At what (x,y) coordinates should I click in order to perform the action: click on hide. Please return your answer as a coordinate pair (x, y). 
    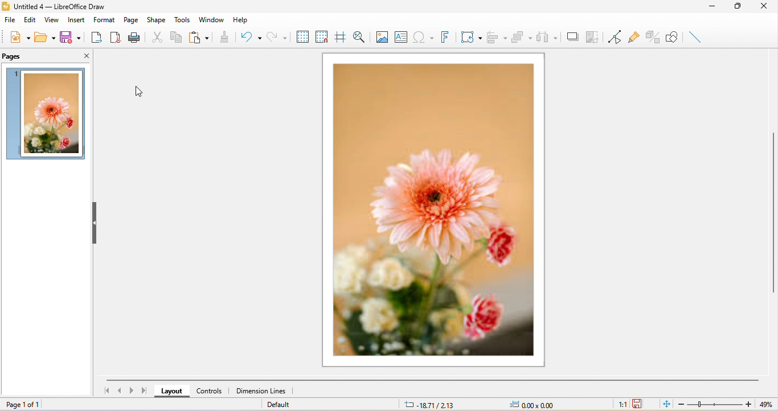
    Looking at the image, I should click on (93, 223).